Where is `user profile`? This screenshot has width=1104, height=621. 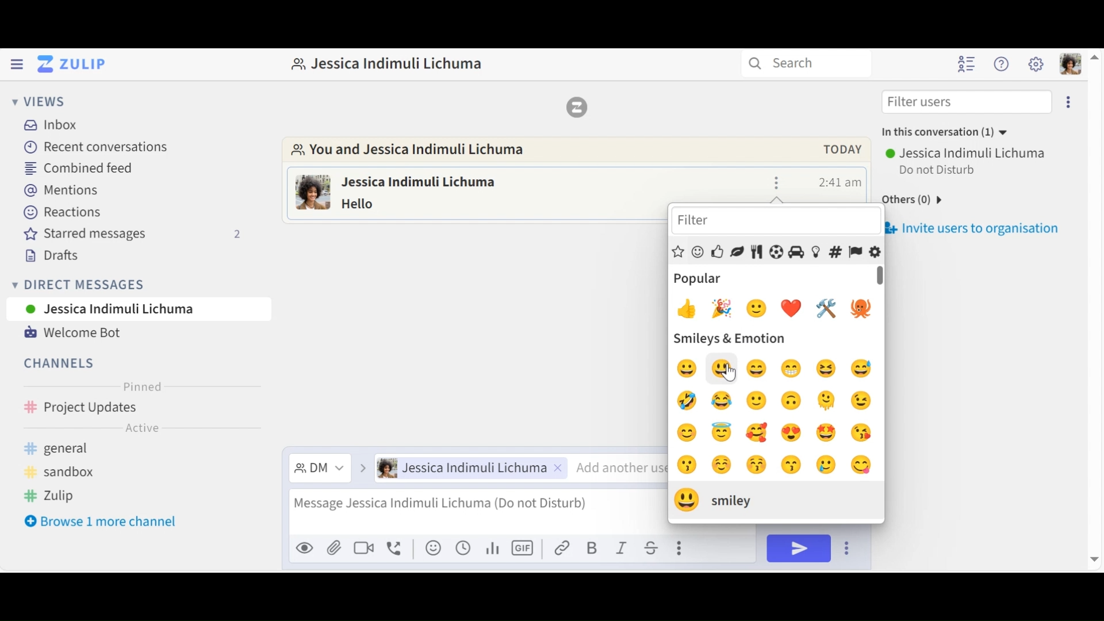 user profile is located at coordinates (313, 194).